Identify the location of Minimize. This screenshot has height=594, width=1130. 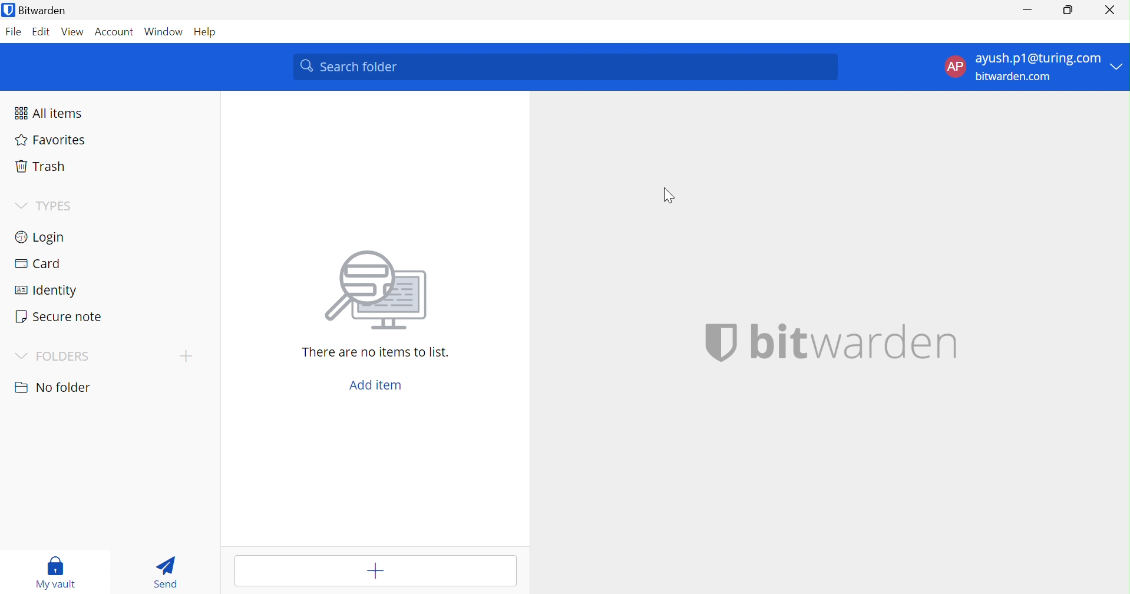
(1026, 9).